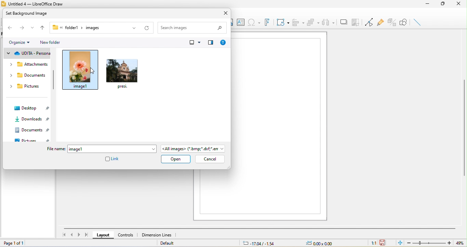 The width and height of the screenshot is (467, 247). I want to click on breadcrumbs link, so click(76, 28).